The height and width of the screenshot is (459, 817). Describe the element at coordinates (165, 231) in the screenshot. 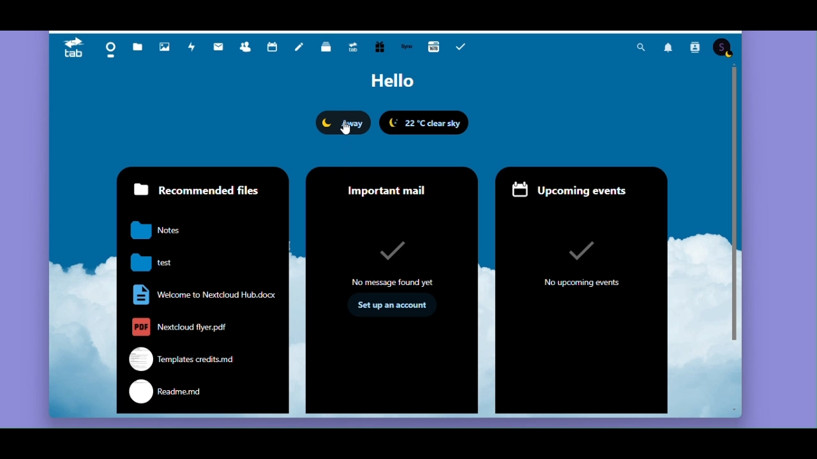

I see `notes` at that location.